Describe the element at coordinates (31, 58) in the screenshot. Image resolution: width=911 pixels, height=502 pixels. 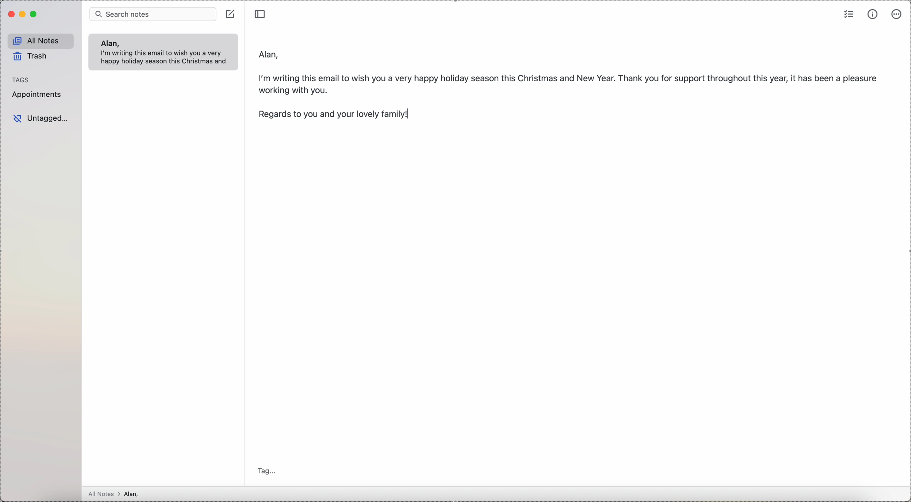
I see `trash` at that location.